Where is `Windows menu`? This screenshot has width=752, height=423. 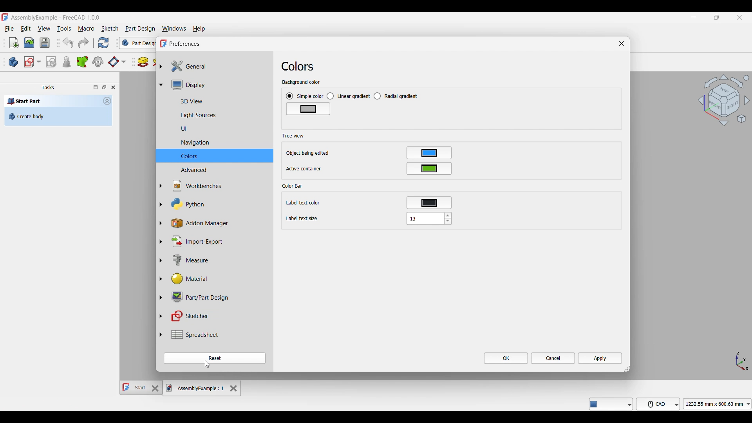
Windows menu is located at coordinates (174, 29).